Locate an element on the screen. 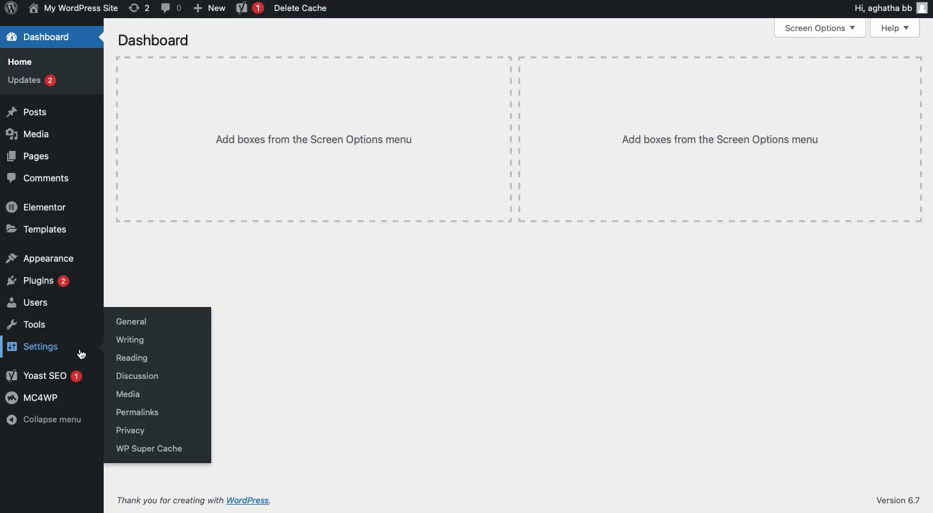 This screenshot has height=513, width=933. (0) Comment is located at coordinates (170, 8).